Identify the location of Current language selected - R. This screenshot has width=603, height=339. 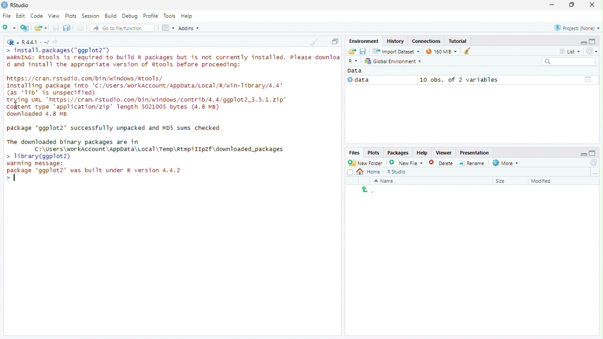
(12, 42).